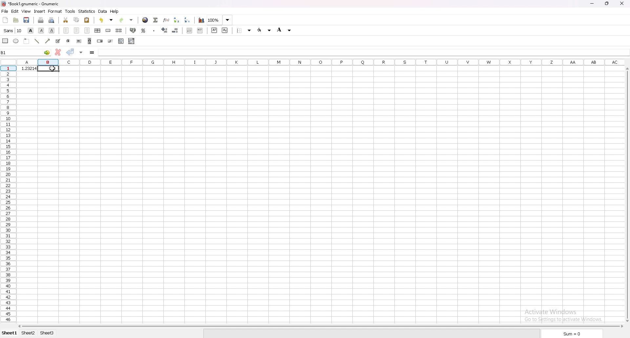 Image resolution: width=630 pixels, height=338 pixels. Describe the element at coordinates (608, 3) in the screenshot. I see `resize` at that location.